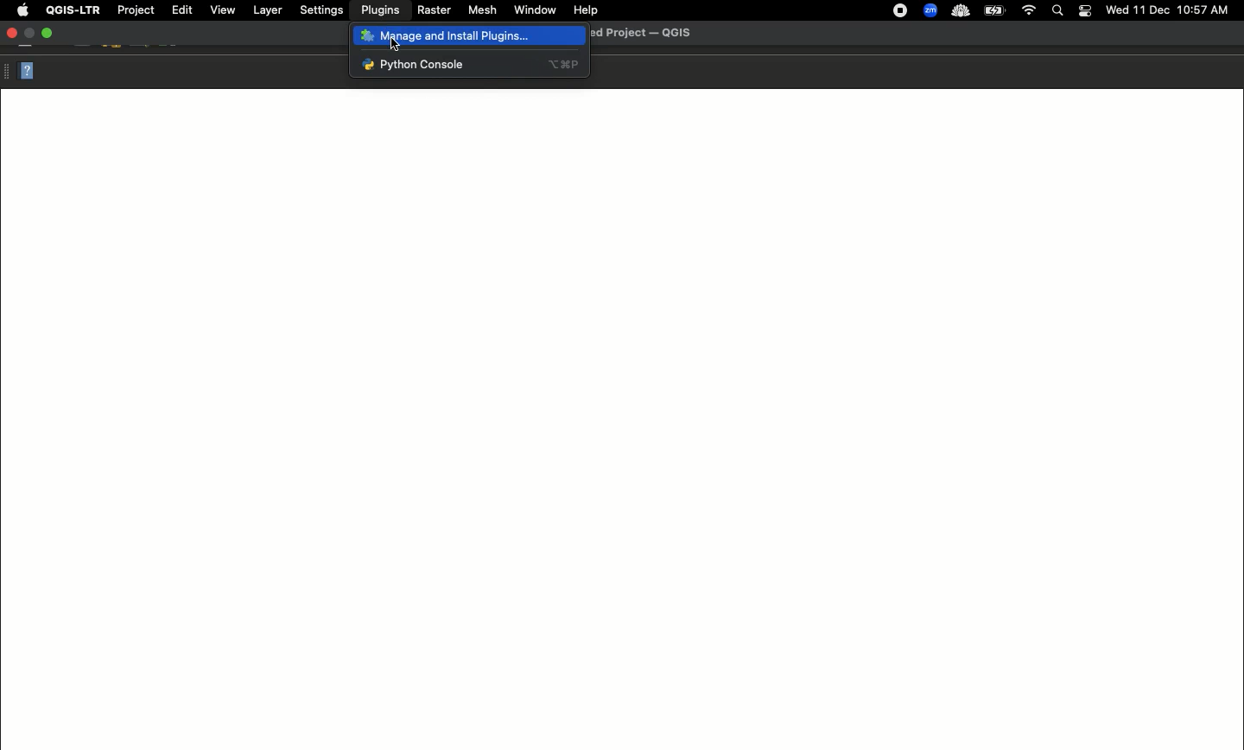 This screenshot has height=750, width=1244. What do you see at coordinates (1057, 11) in the screenshot?
I see `Search` at bounding box center [1057, 11].